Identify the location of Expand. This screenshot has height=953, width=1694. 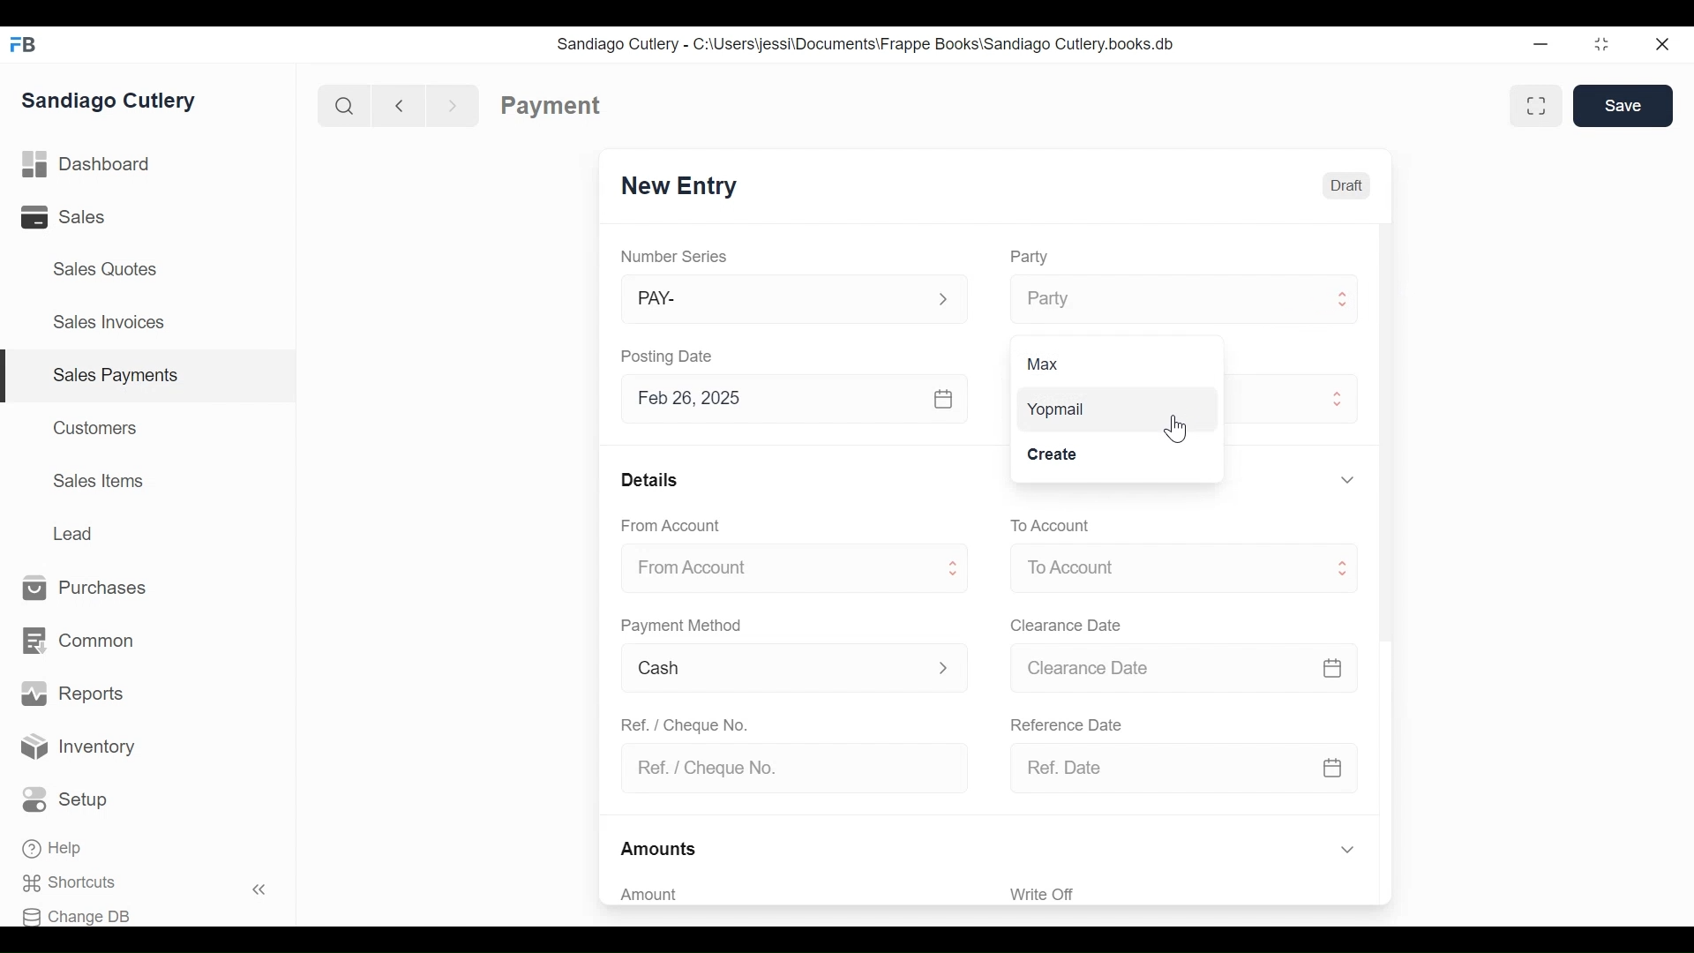
(1339, 396).